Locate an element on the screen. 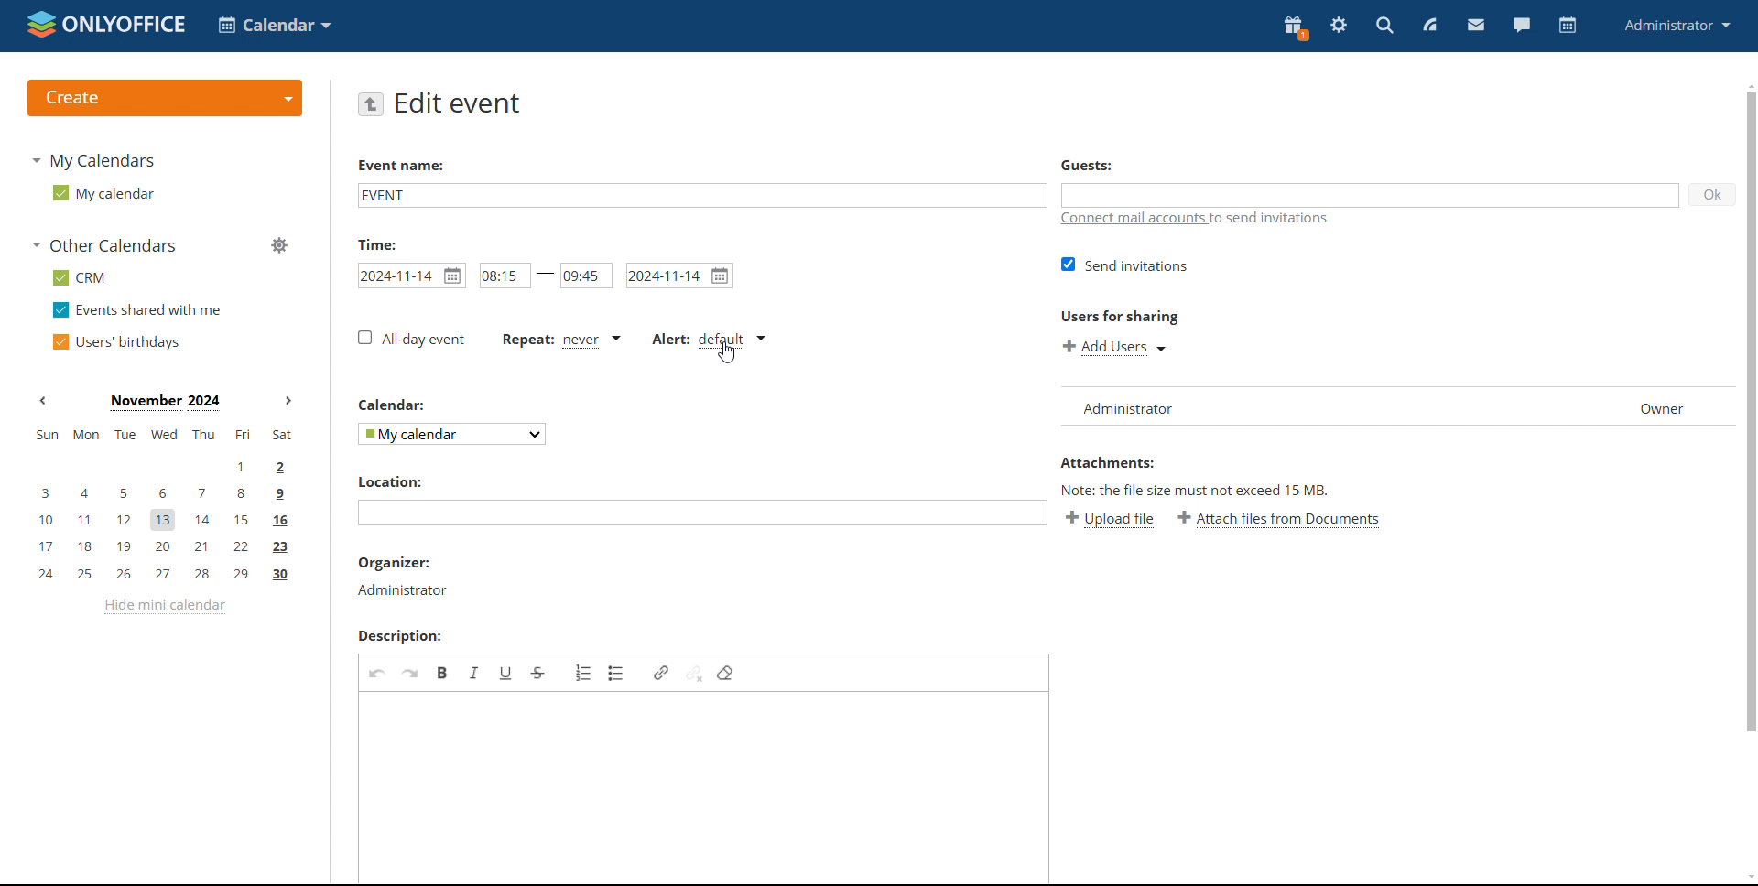 This screenshot has height=886, width=1758. note about file size exceeding  is located at coordinates (1199, 492).